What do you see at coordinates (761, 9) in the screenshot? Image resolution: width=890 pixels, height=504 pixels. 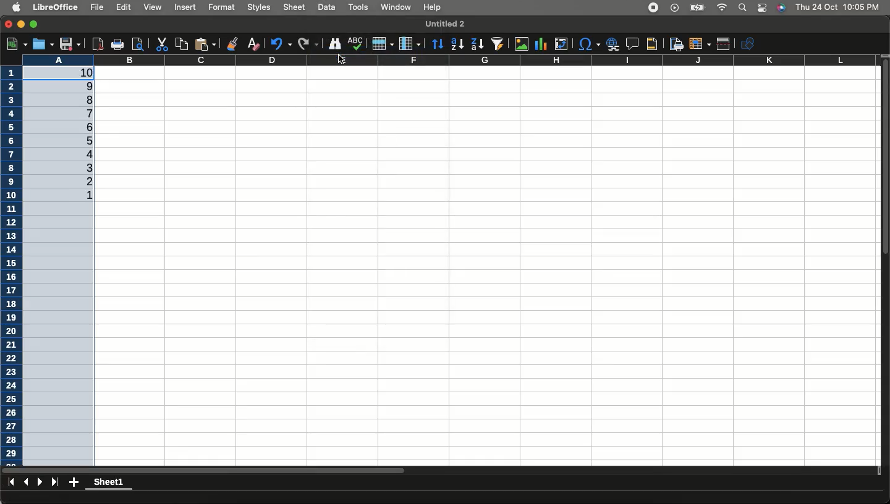 I see `Notification bar` at bounding box center [761, 9].